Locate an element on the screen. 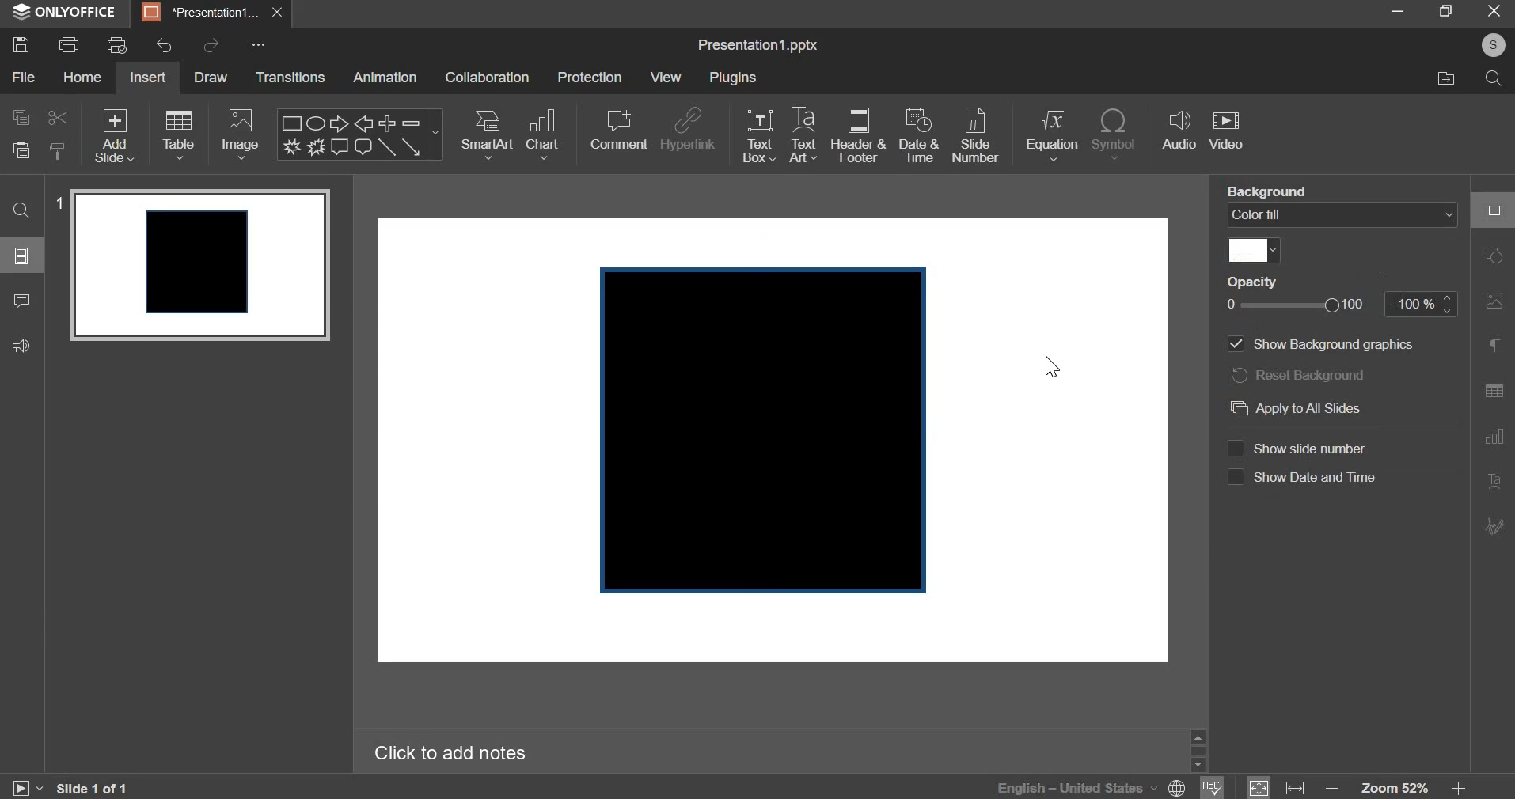  cut is located at coordinates (57, 118).